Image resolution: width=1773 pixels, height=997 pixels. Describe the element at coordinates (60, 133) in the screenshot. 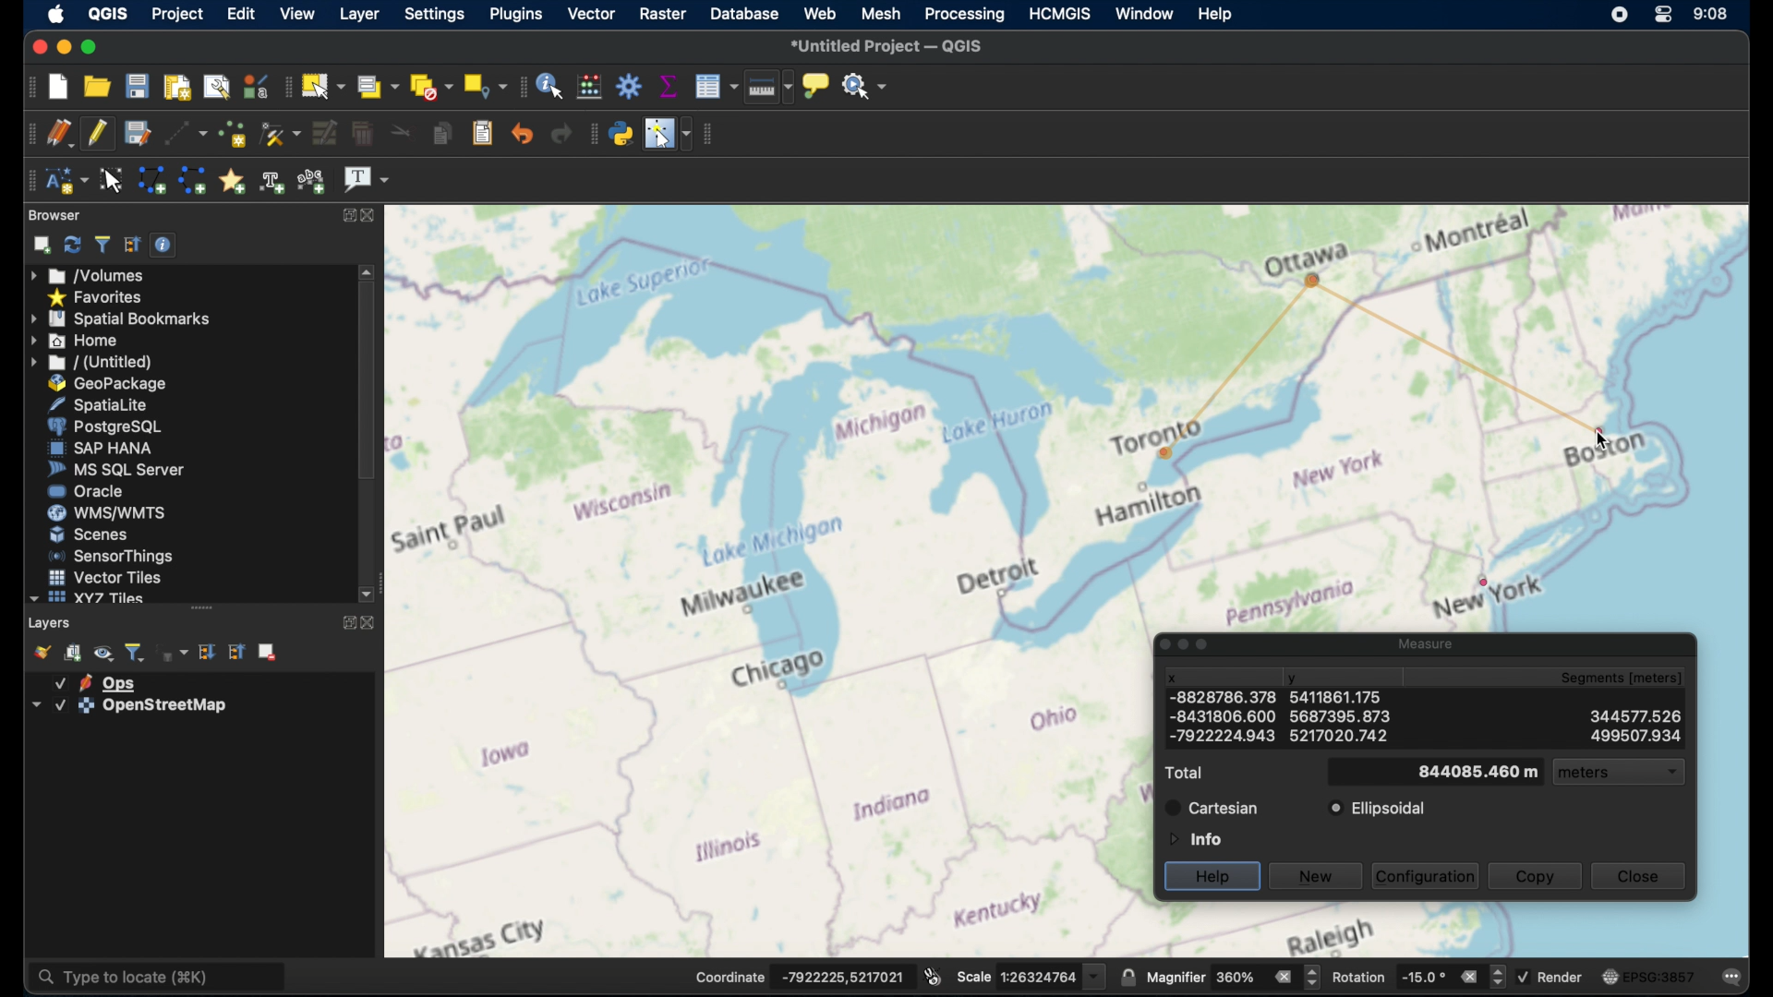

I see `current edits` at that location.